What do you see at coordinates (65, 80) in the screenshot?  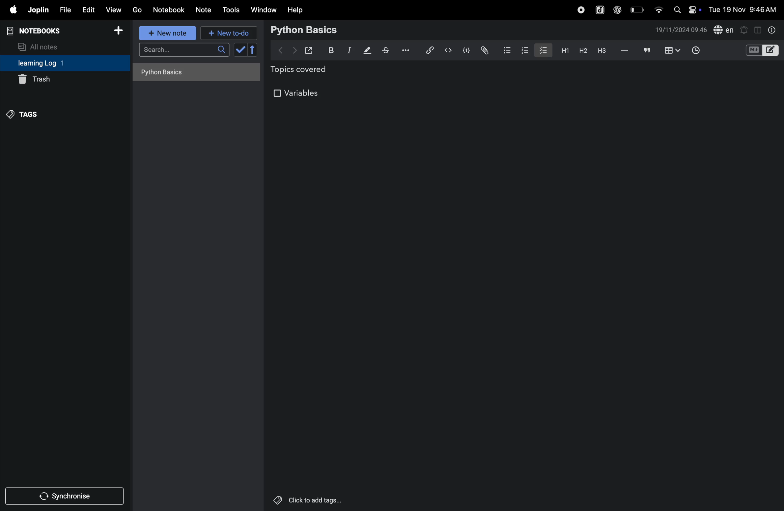 I see `trash` at bounding box center [65, 80].